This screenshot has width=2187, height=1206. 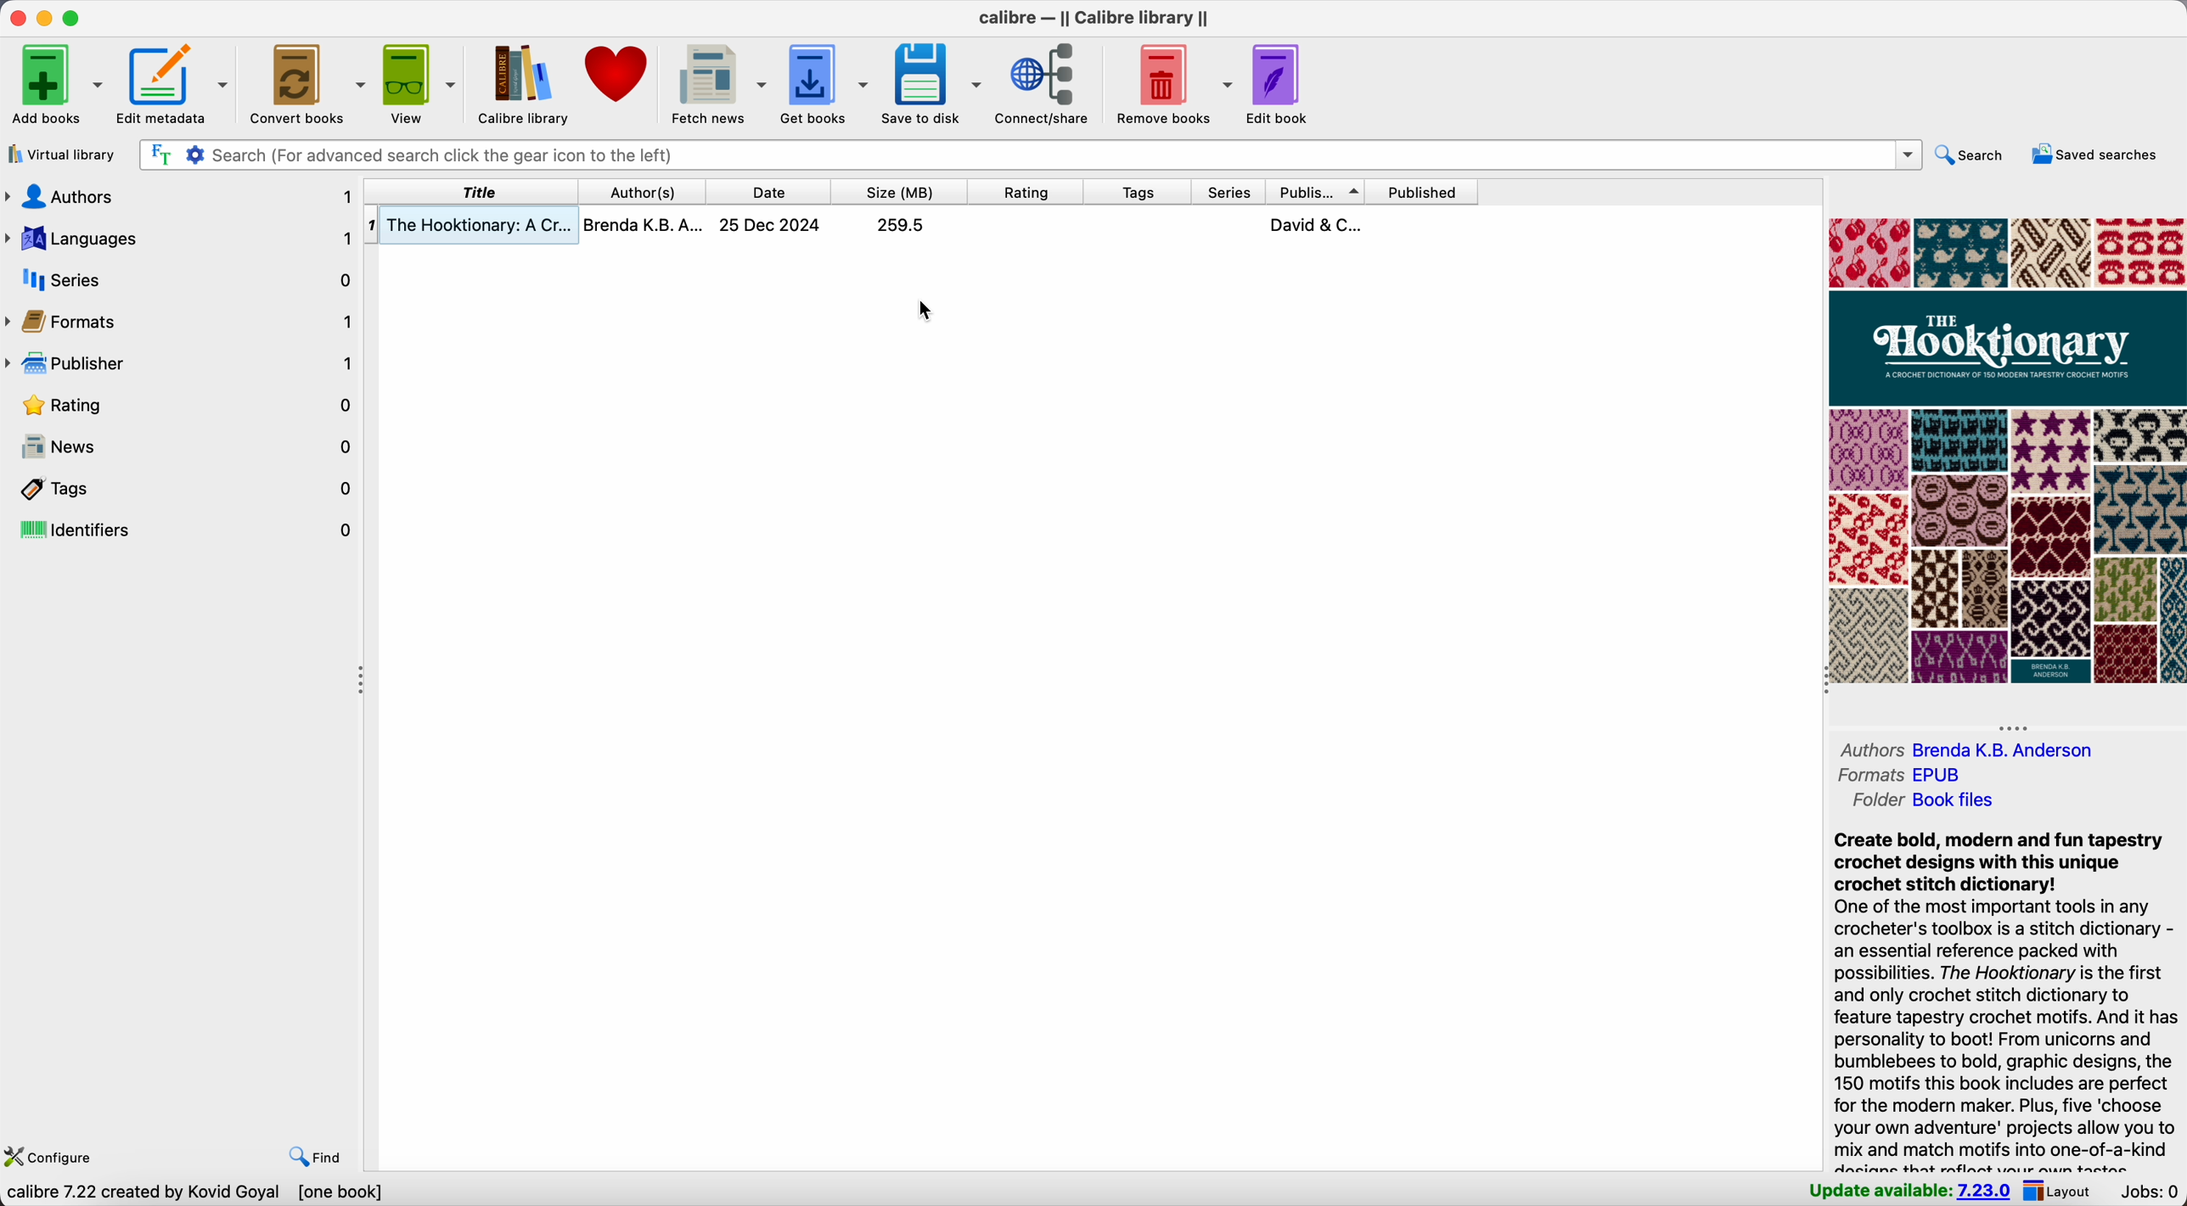 I want to click on rating, so click(x=181, y=409).